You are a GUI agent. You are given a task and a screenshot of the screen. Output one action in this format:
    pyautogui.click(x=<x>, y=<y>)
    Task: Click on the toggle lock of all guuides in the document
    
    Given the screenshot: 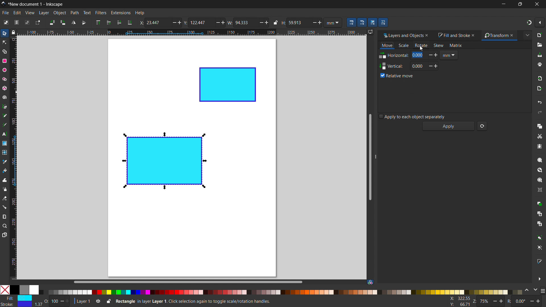 What is the action you would take?
    pyautogui.click(x=13, y=32)
    